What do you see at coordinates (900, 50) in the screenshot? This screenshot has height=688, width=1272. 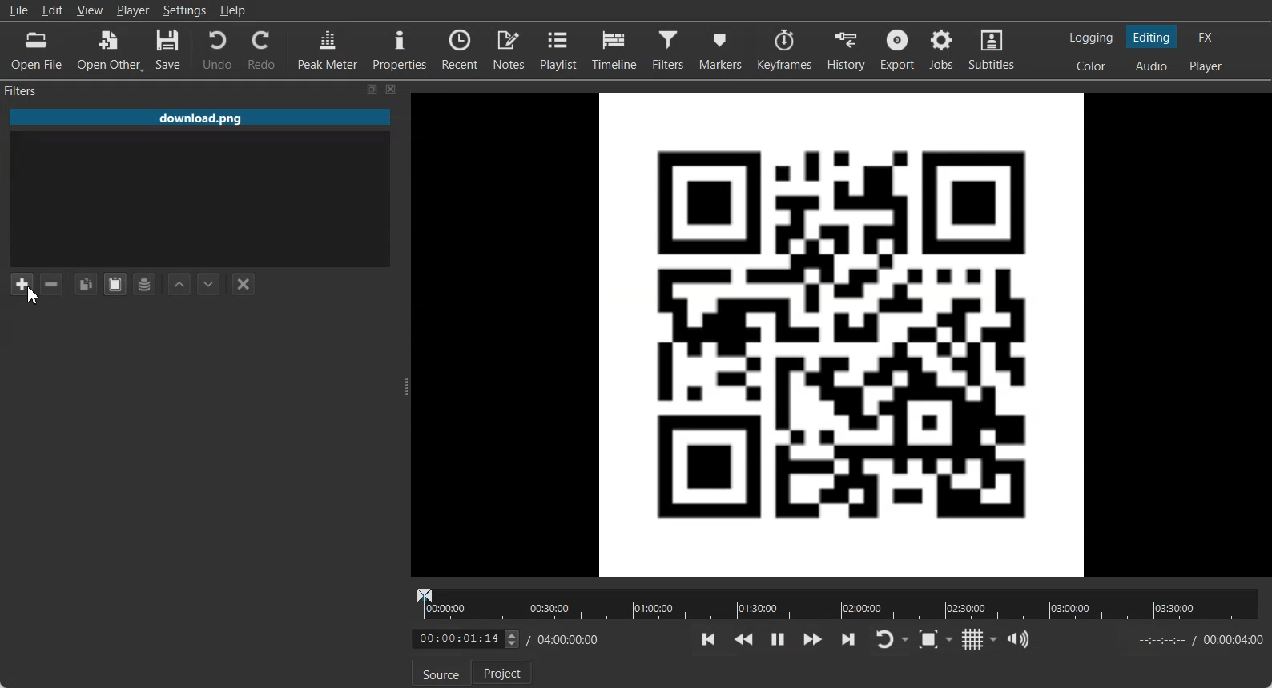 I see `Export` at bounding box center [900, 50].